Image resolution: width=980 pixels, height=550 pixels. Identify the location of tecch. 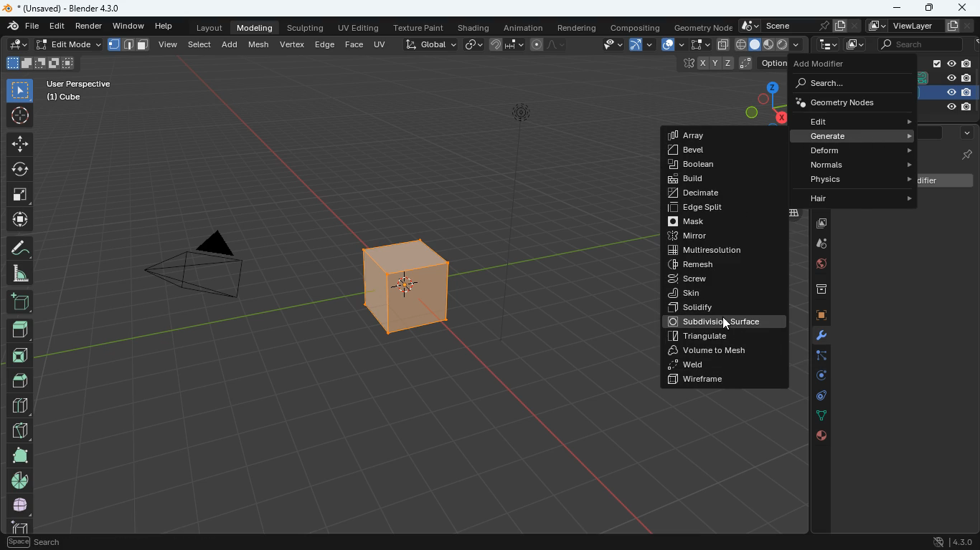
(826, 44).